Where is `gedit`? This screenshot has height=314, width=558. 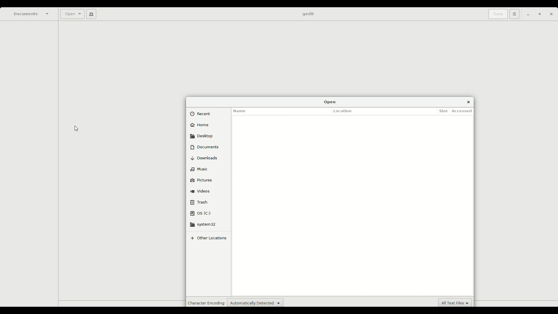
gedit is located at coordinates (308, 14).